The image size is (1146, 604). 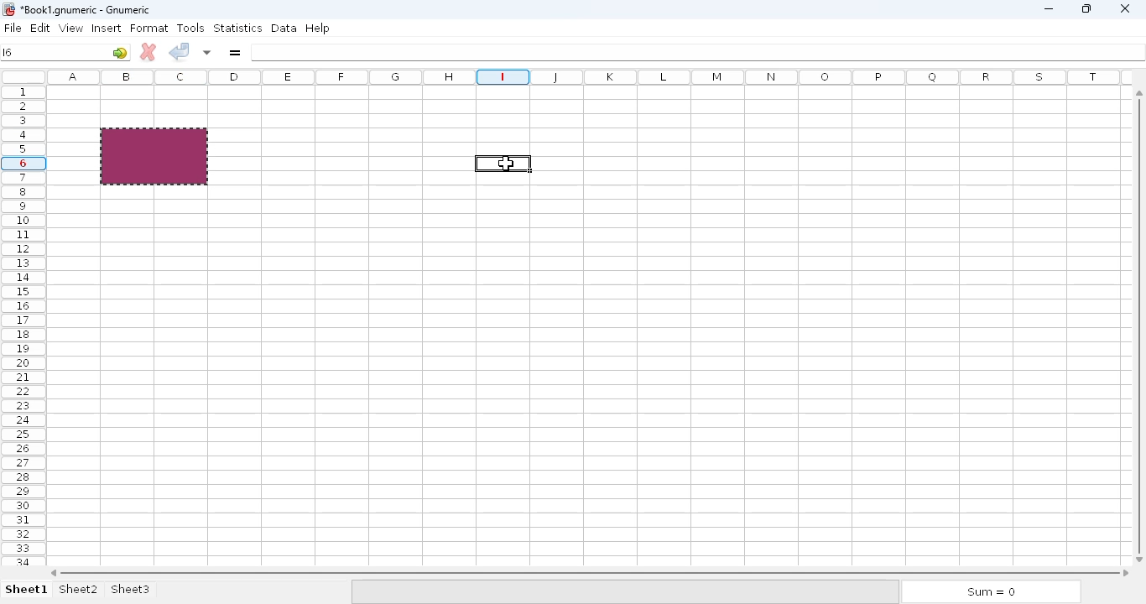 I want to click on data, so click(x=284, y=28).